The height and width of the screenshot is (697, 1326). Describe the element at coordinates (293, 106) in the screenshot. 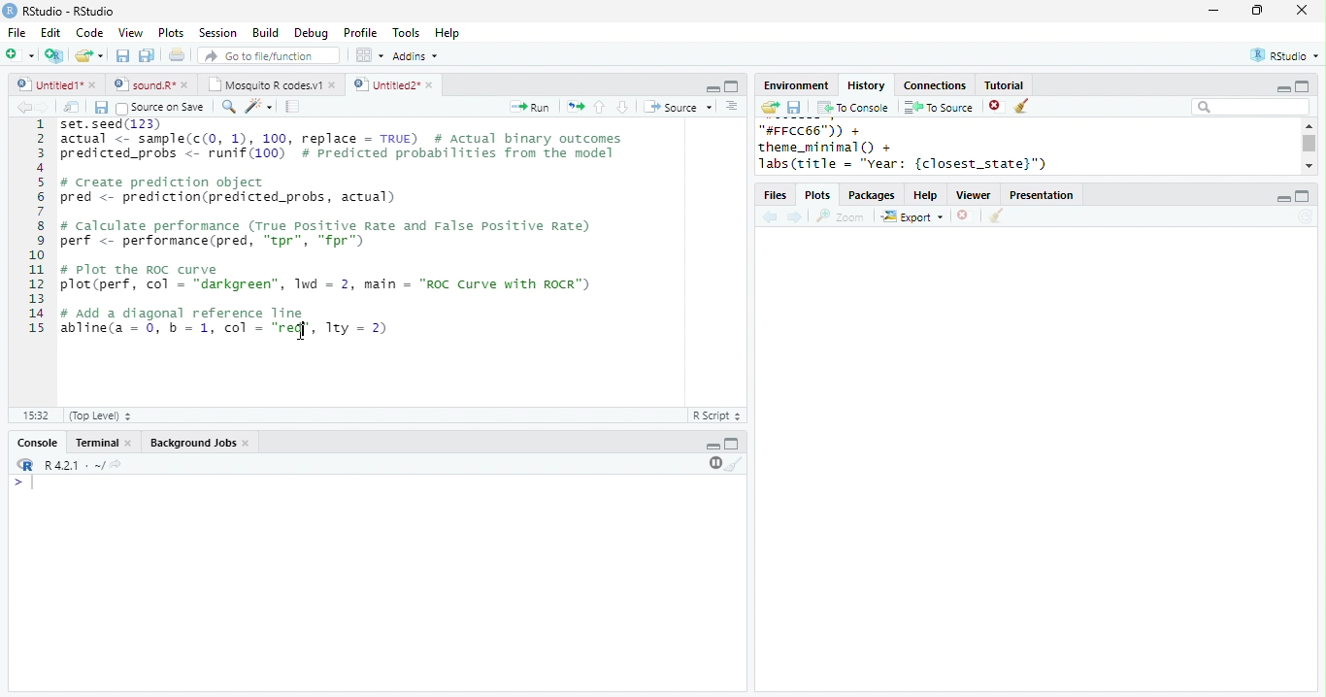

I see `compile report` at that location.